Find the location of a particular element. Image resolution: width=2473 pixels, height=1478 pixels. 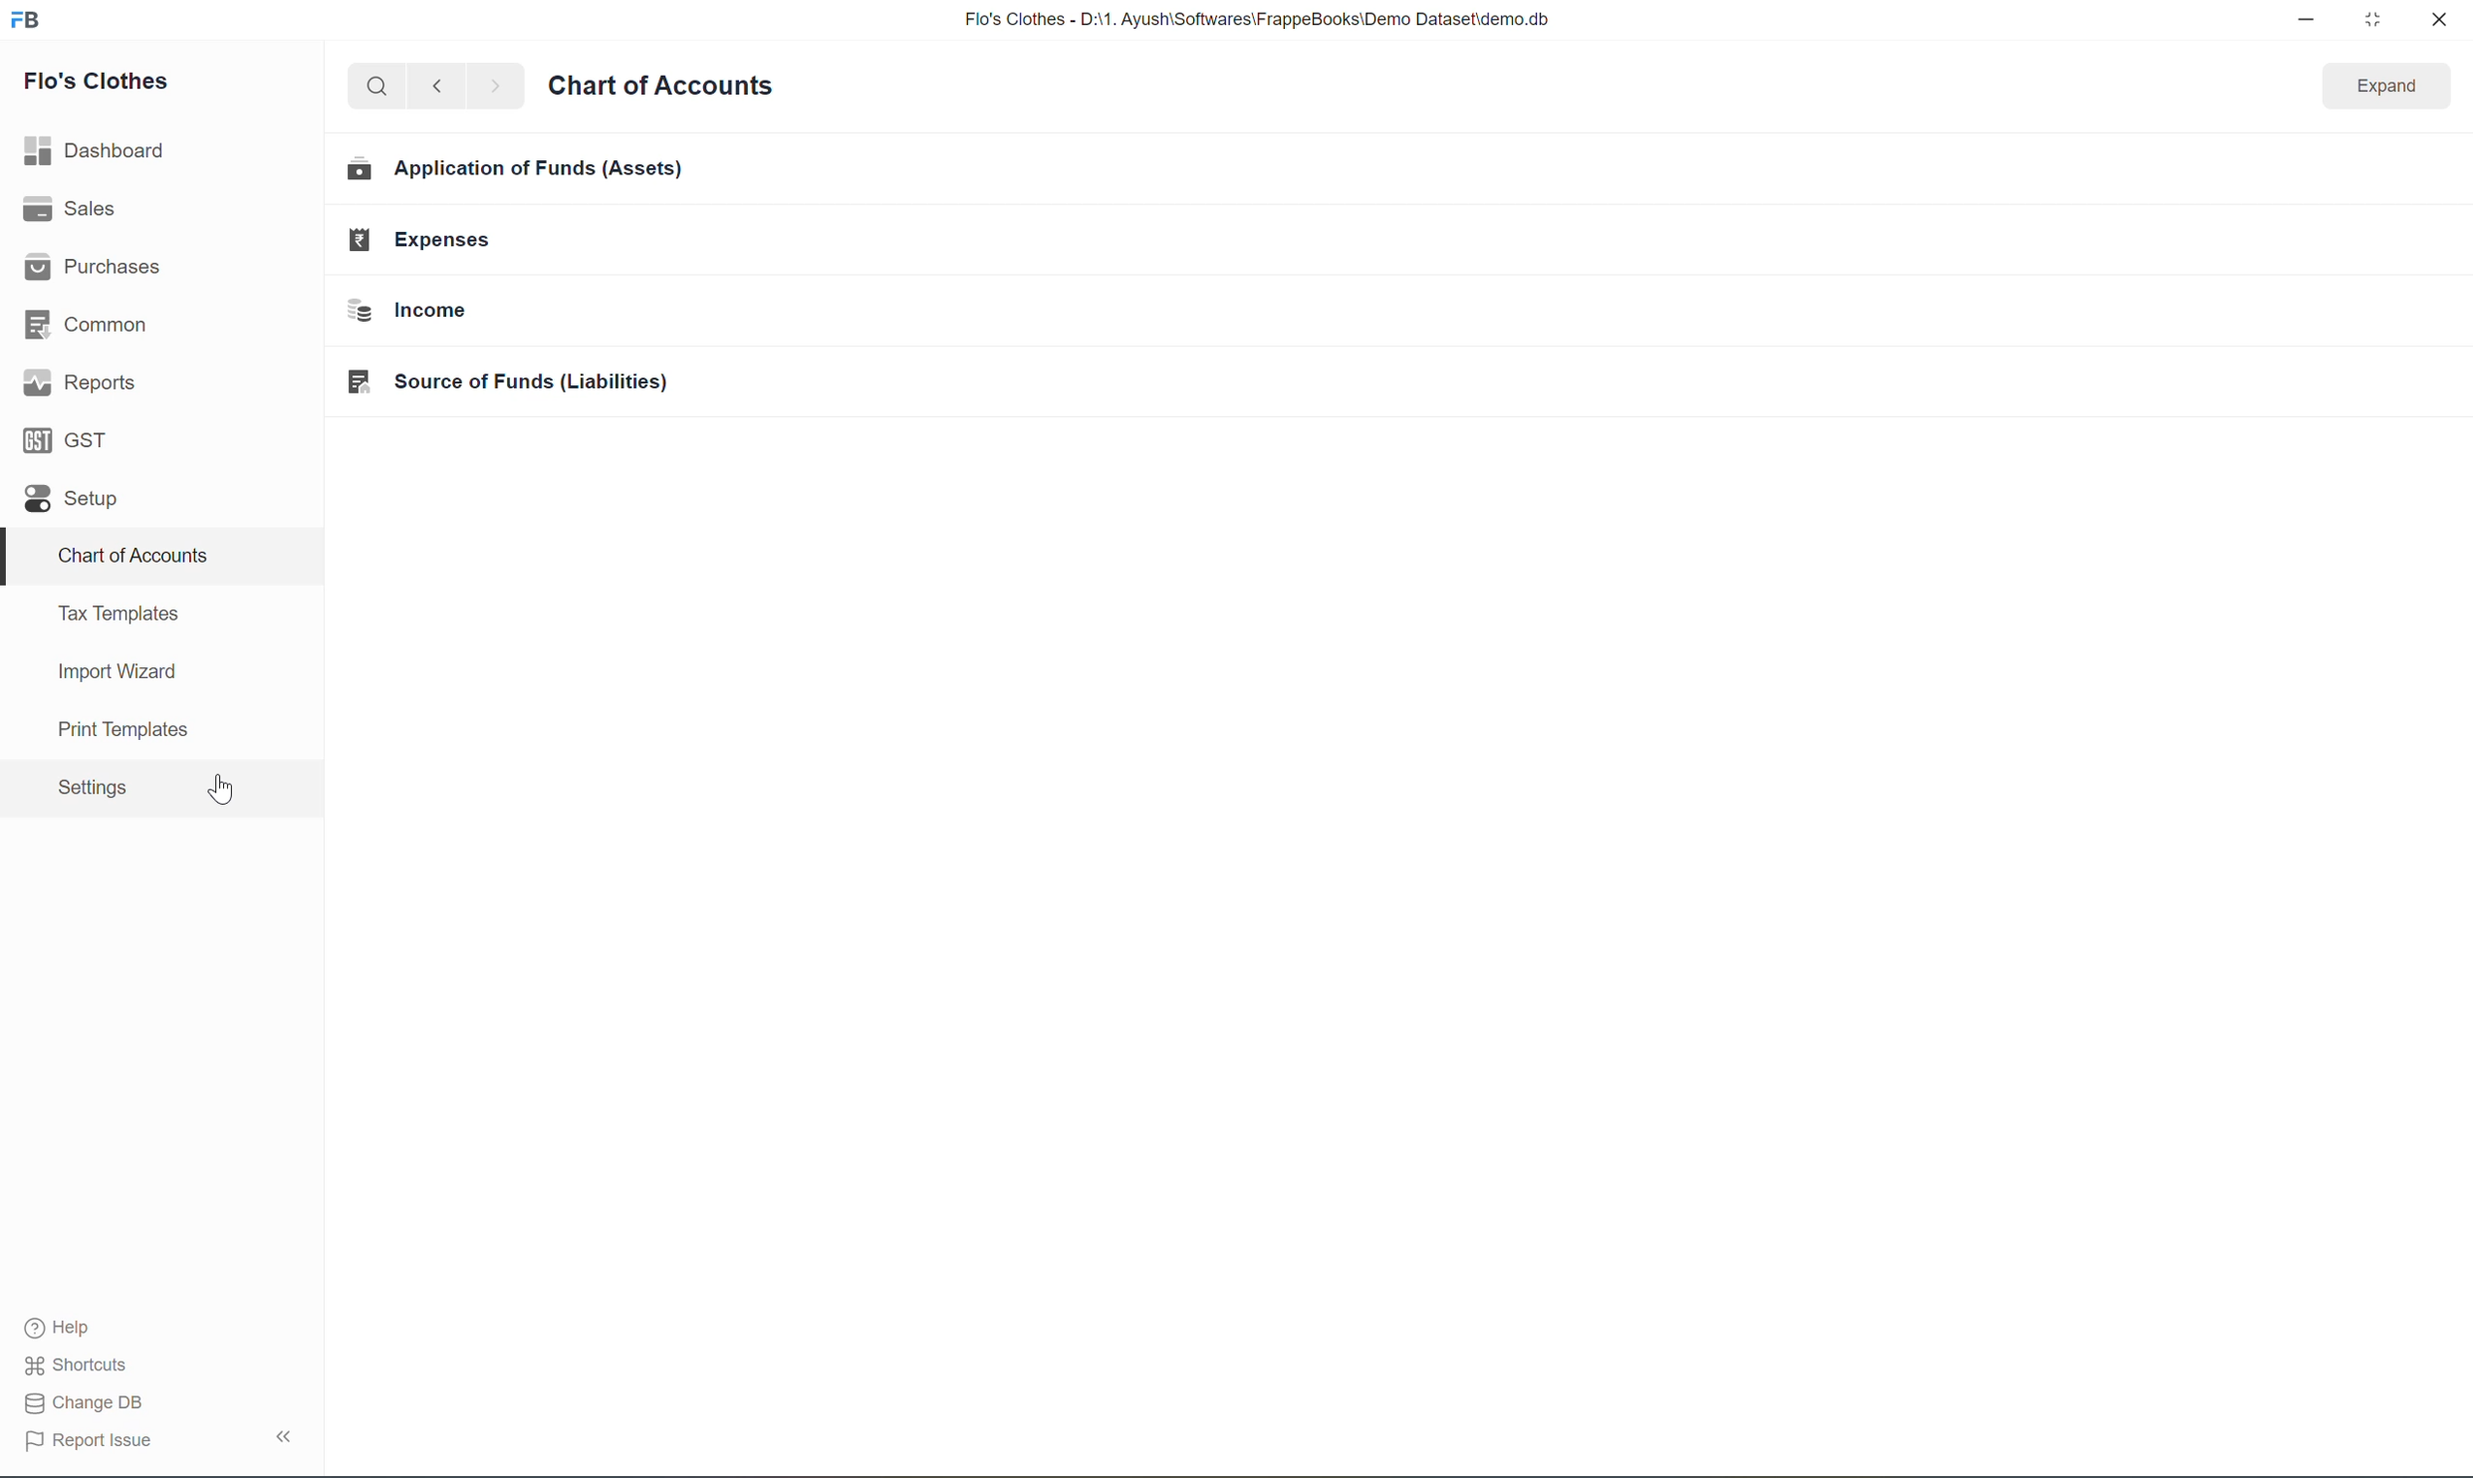

Expenses is located at coordinates (436, 240).